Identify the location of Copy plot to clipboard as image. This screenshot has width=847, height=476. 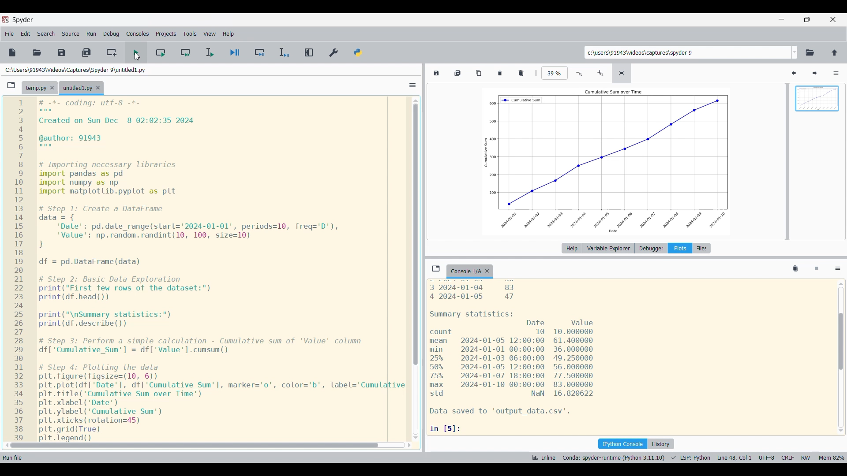
(479, 73).